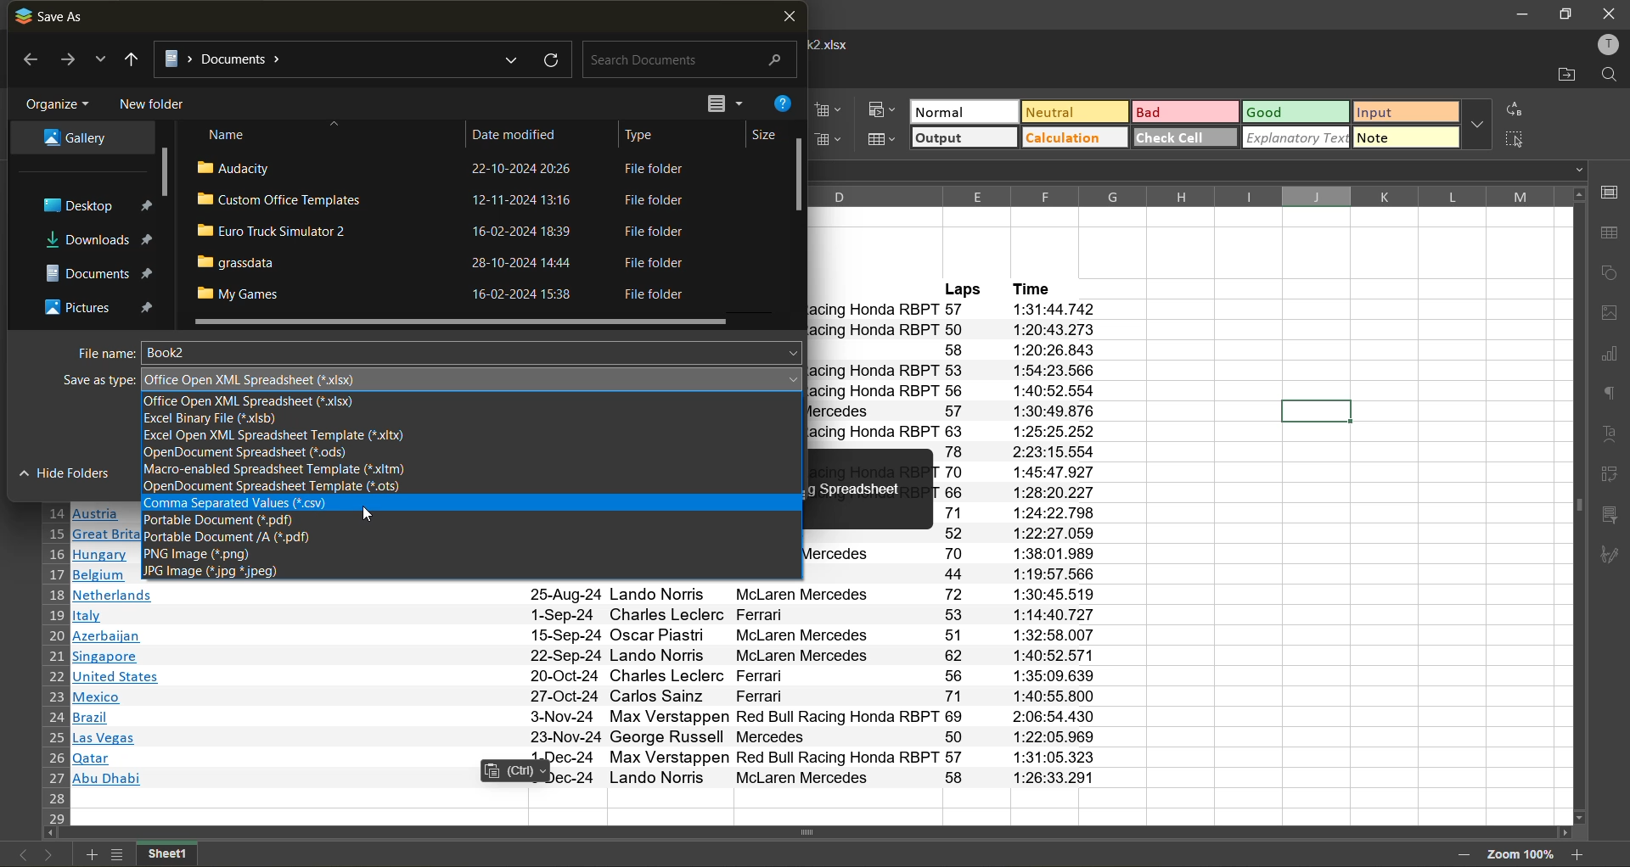 This screenshot has height=867, width=1630. Describe the element at coordinates (54, 664) in the screenshot. I see `row number` at that location.